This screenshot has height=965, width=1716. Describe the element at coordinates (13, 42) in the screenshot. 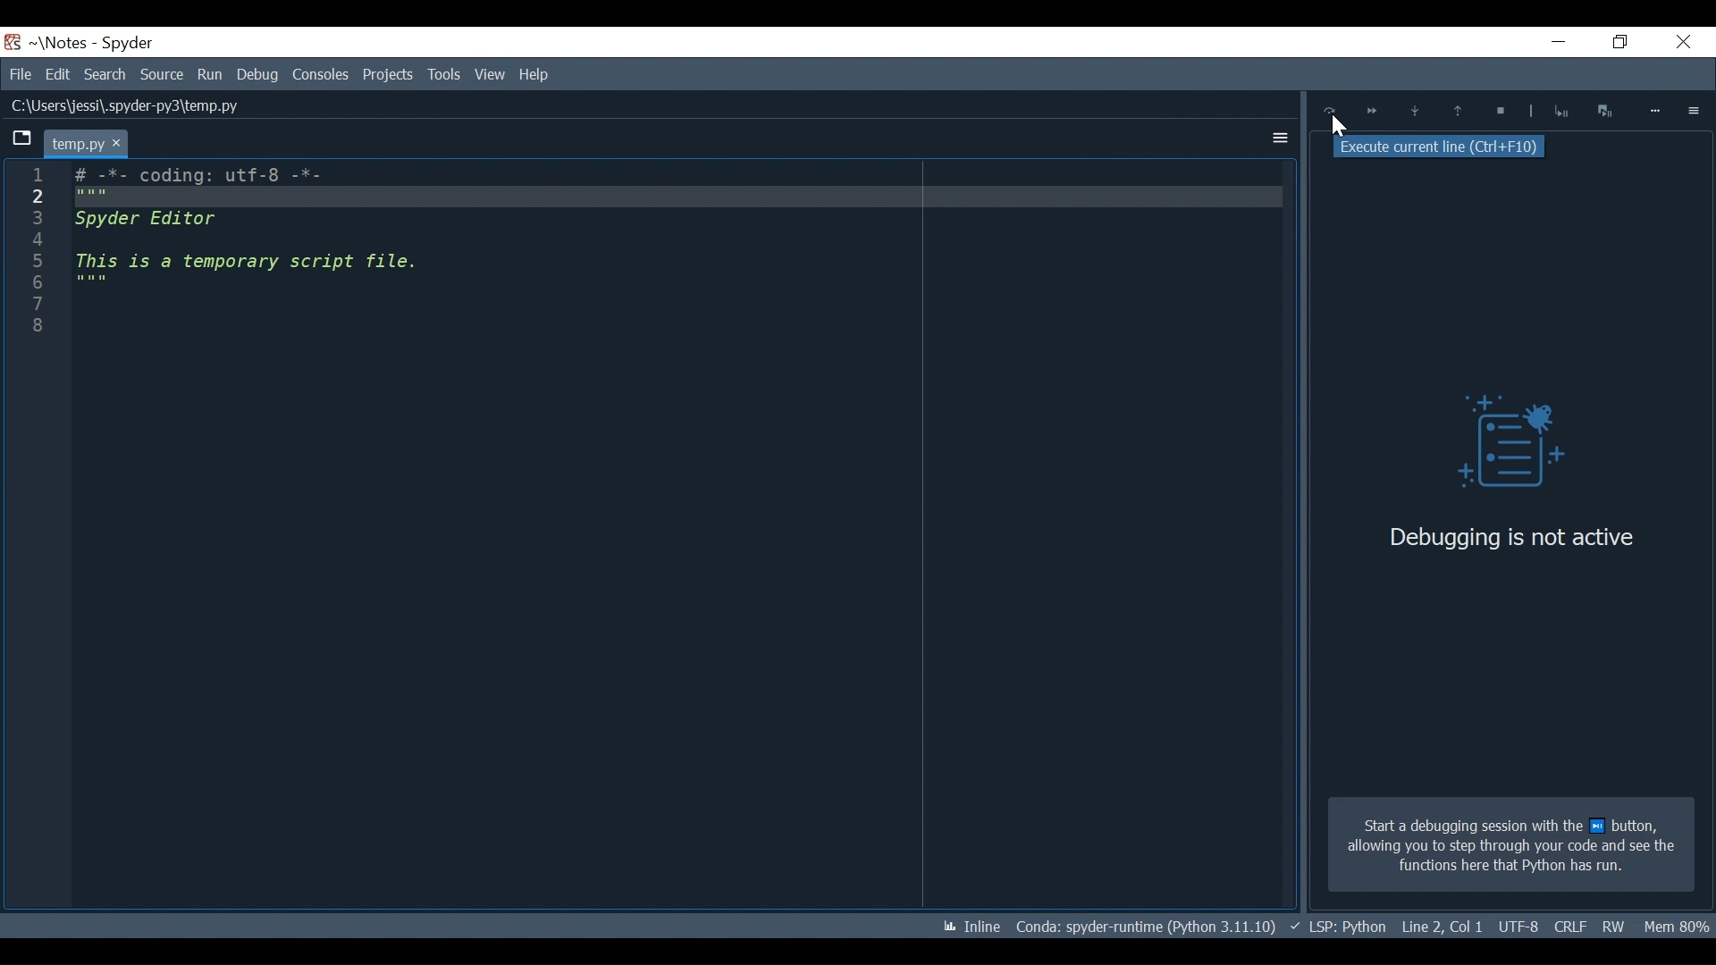

I see `Spyder Desktop Icon` at that location.